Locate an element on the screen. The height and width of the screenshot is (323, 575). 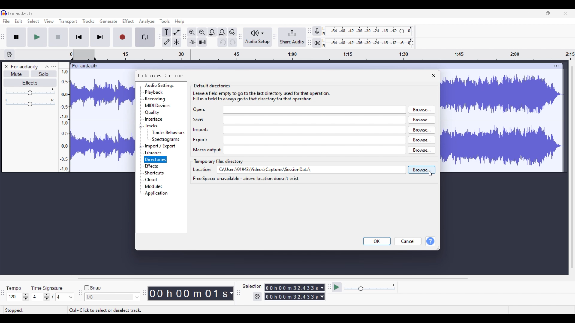
Record meter is located at coordinates (317, 31).